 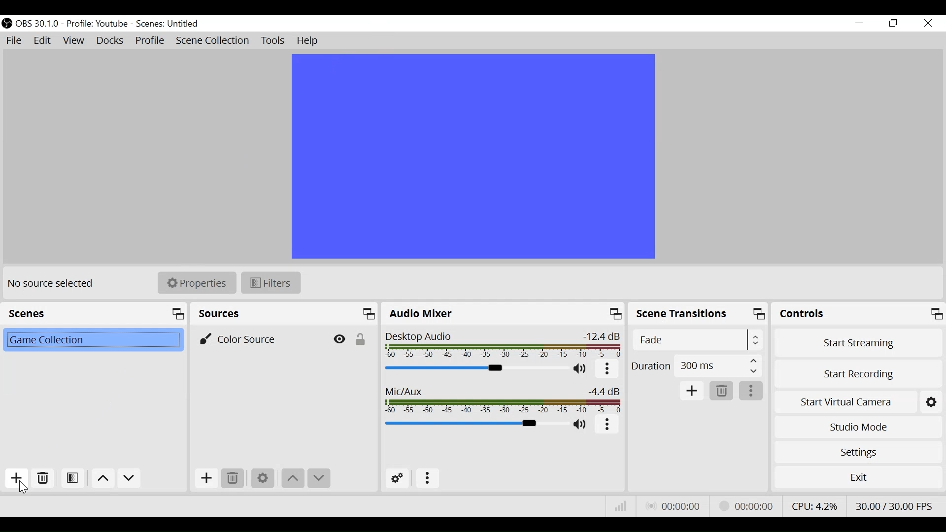 What do you see at coordinates (580, 426) in the screenshot?
I see `(un)mute` at bounding box center [580, 426].